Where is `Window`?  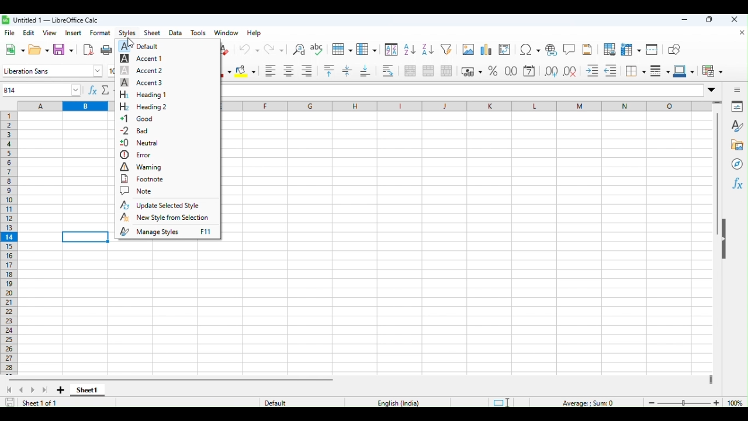
Window is located at coordinates (226, 32).